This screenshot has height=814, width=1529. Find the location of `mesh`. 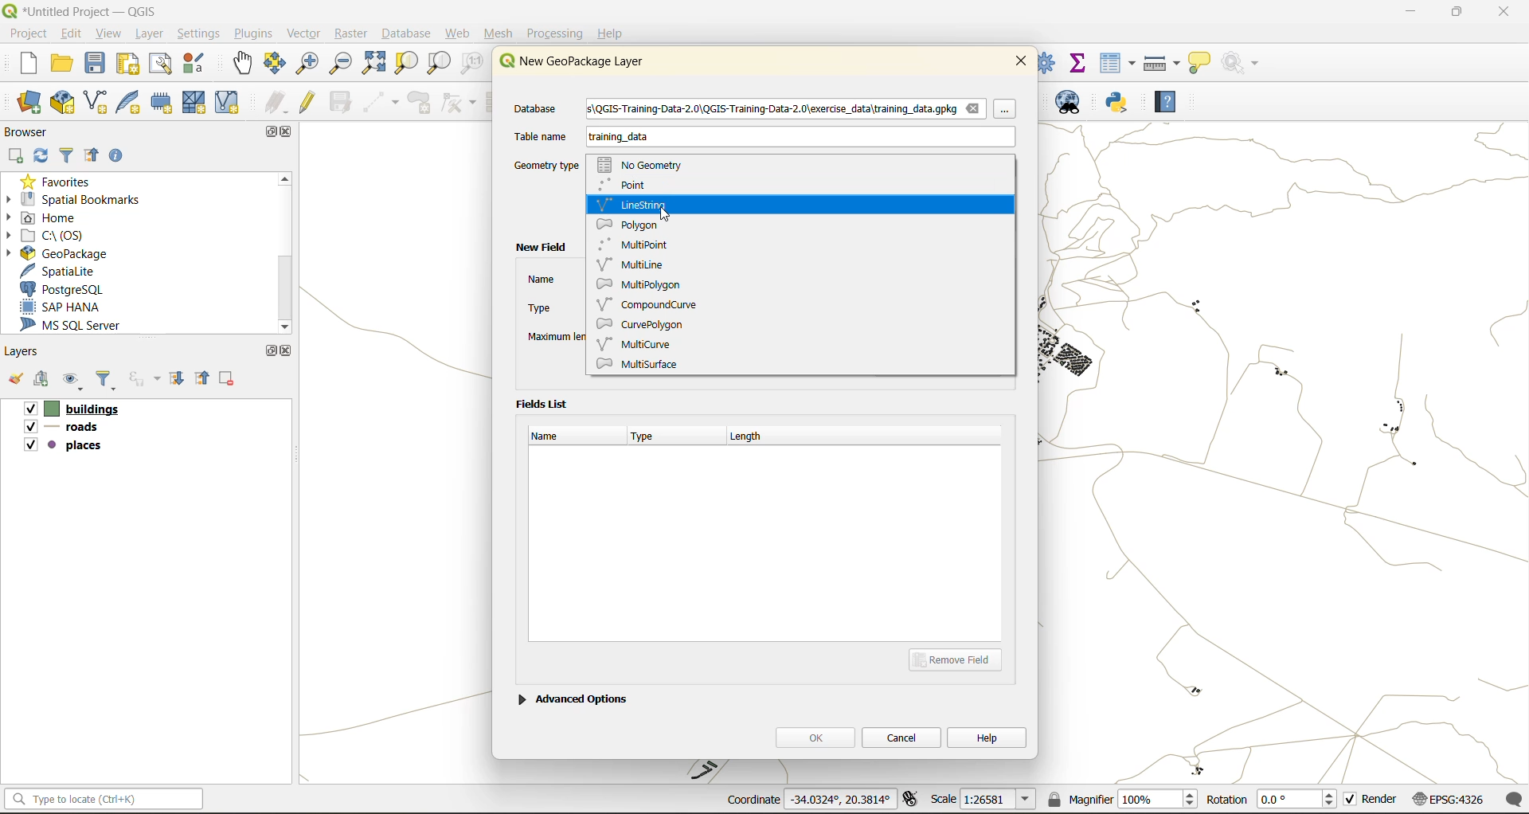

mesh is located at coordinates (500, 33).